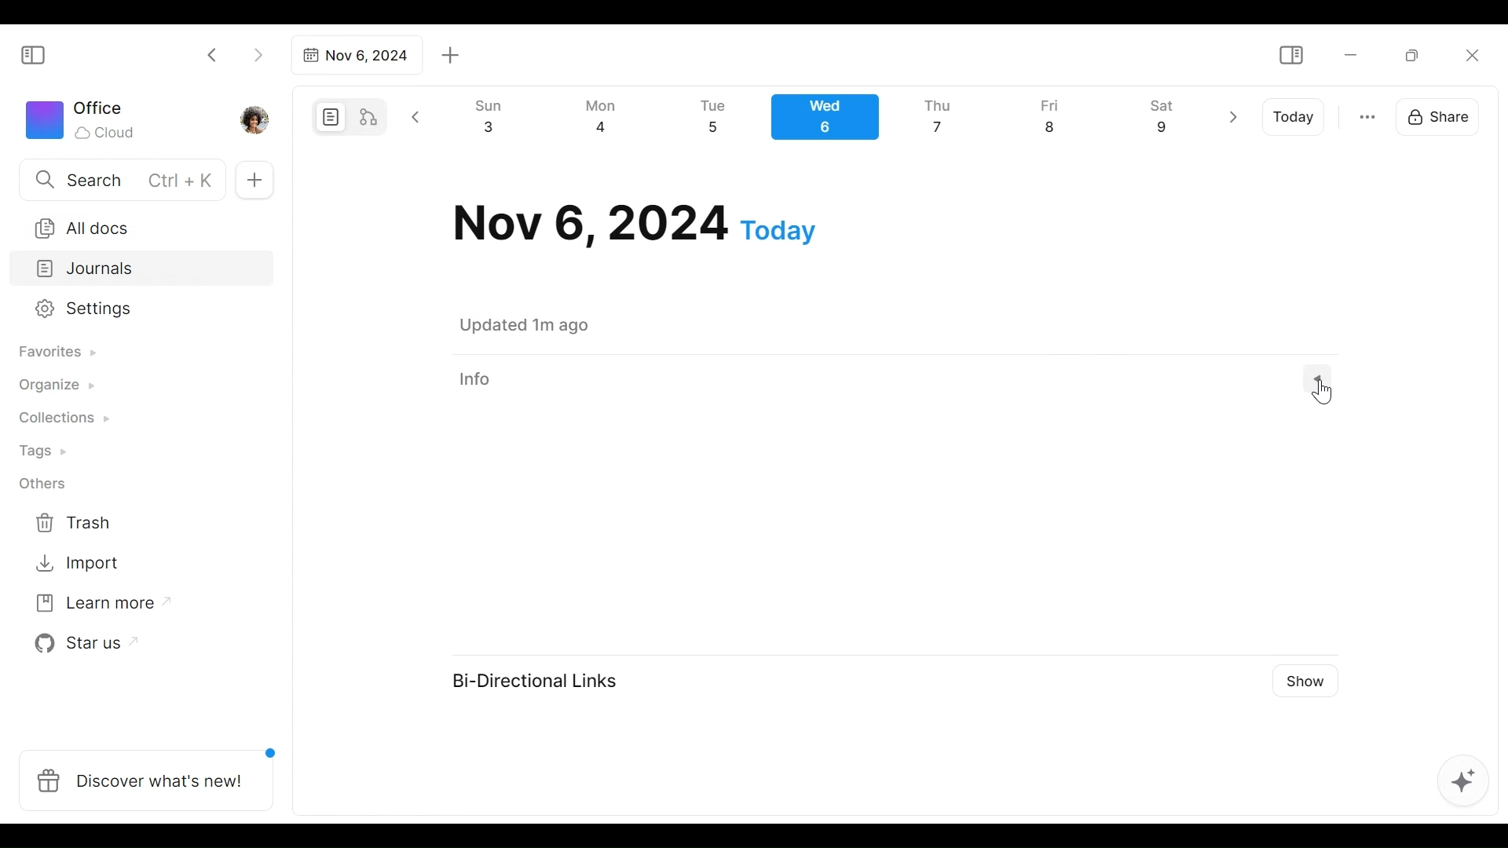 This screenshot has width=1508, height=848. I want to click on Collections, so click(62, 420).